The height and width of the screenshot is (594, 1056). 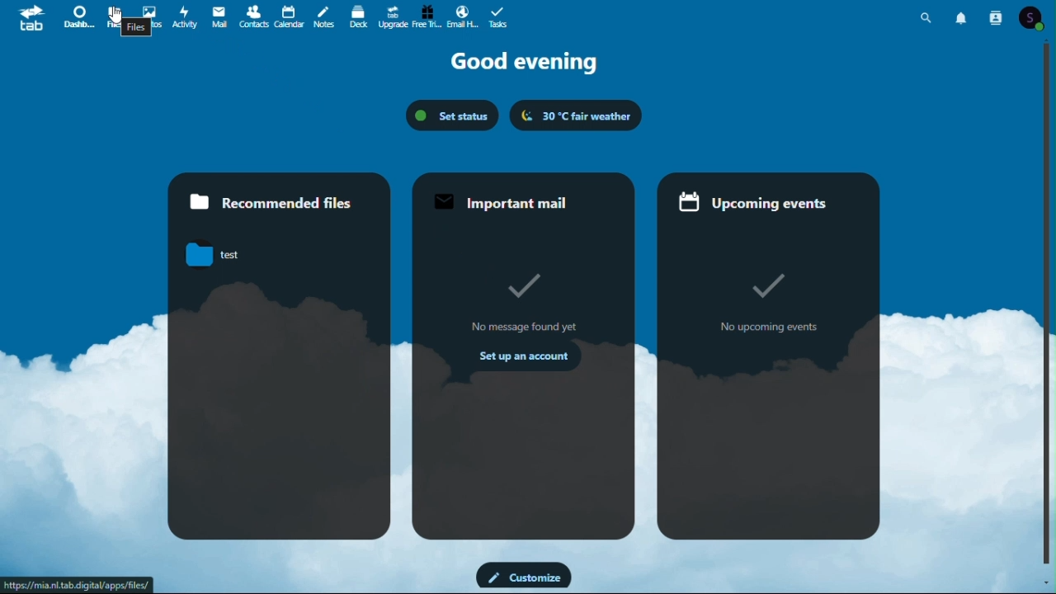 I want to click on email hosting, so click(x=462, y=14).